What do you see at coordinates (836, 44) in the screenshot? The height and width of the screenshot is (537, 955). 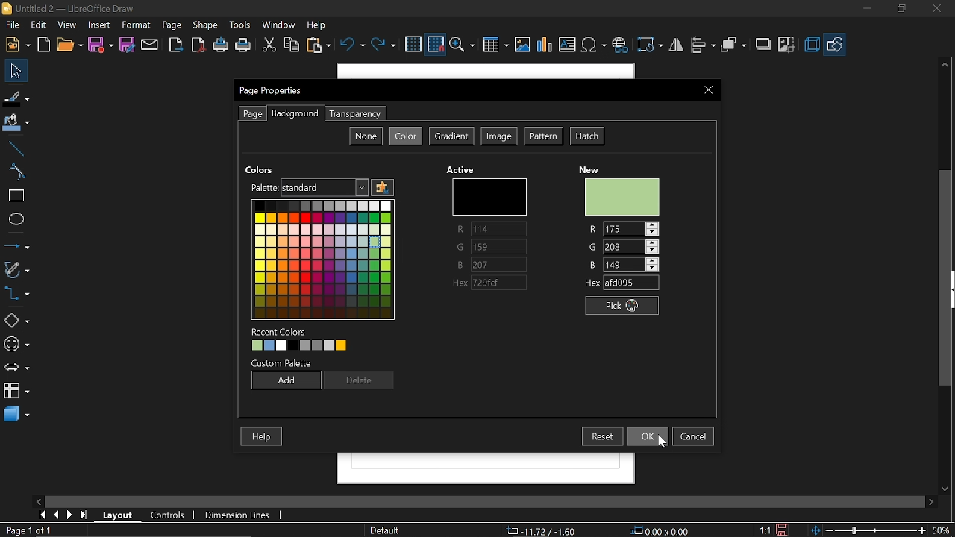 I see `Basic hapes` at bounding box center [836, 44].